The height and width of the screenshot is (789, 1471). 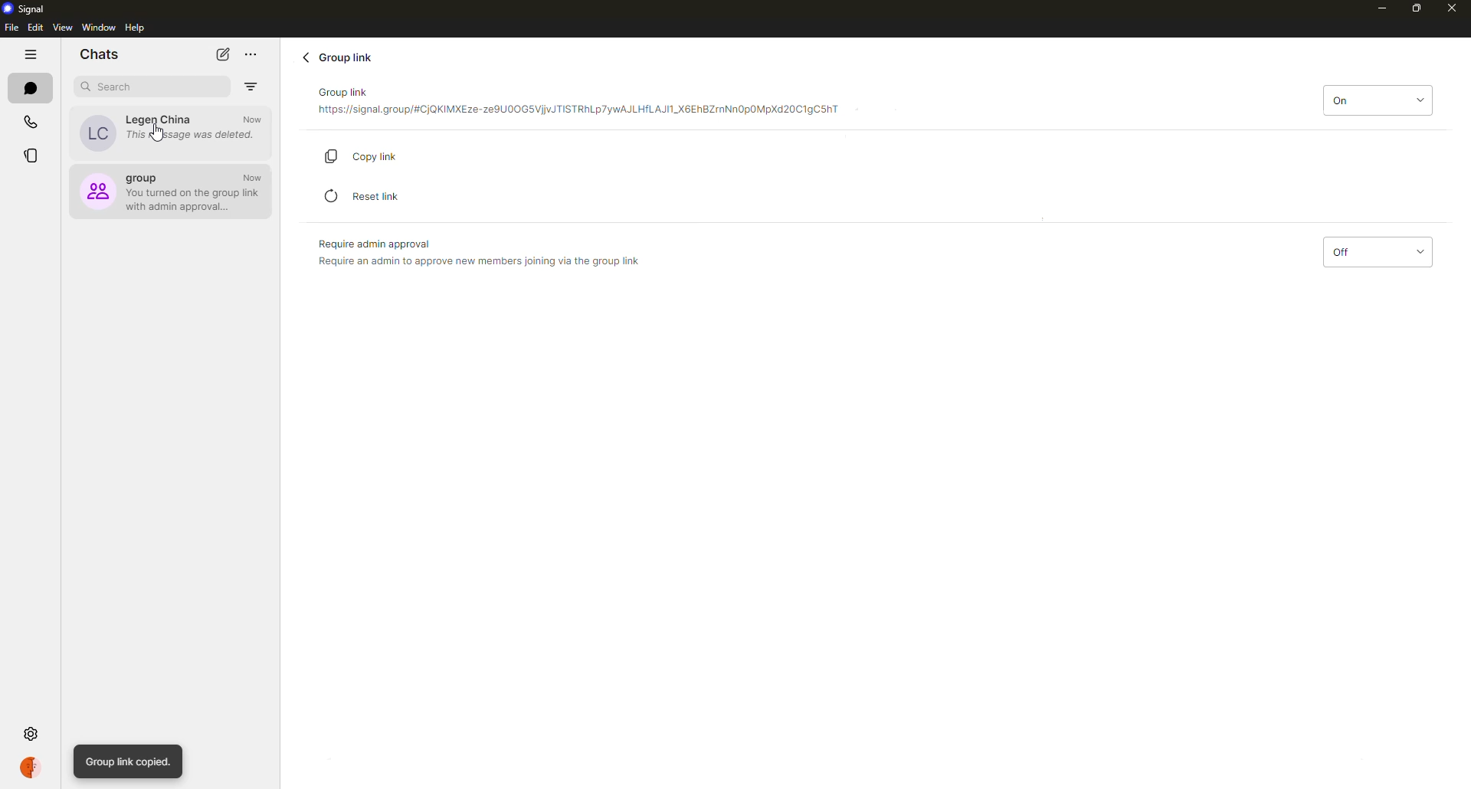 I want to click on chats, so click(x=100, y=53).